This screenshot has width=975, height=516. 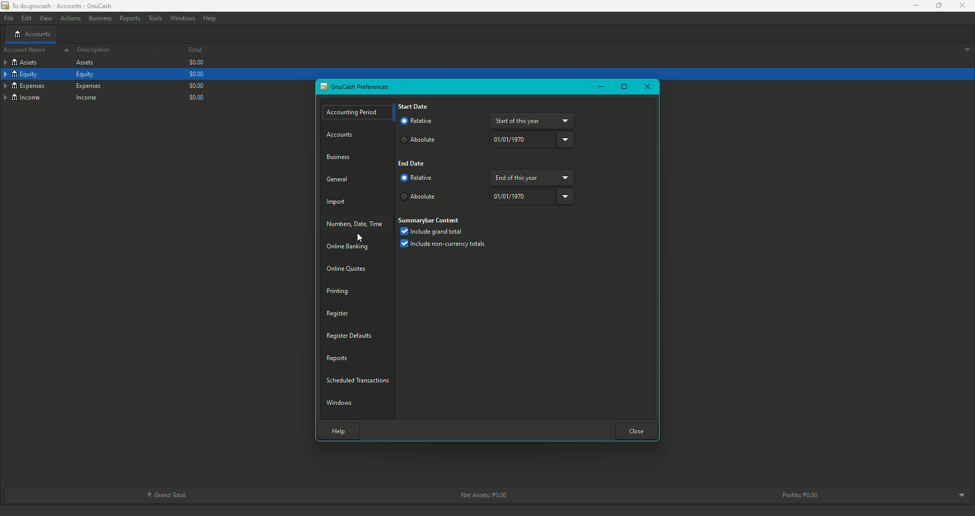 What do you see at coordinates (341, 156) in the screenshot?
I see `Business` at bounding box center [341, 156].